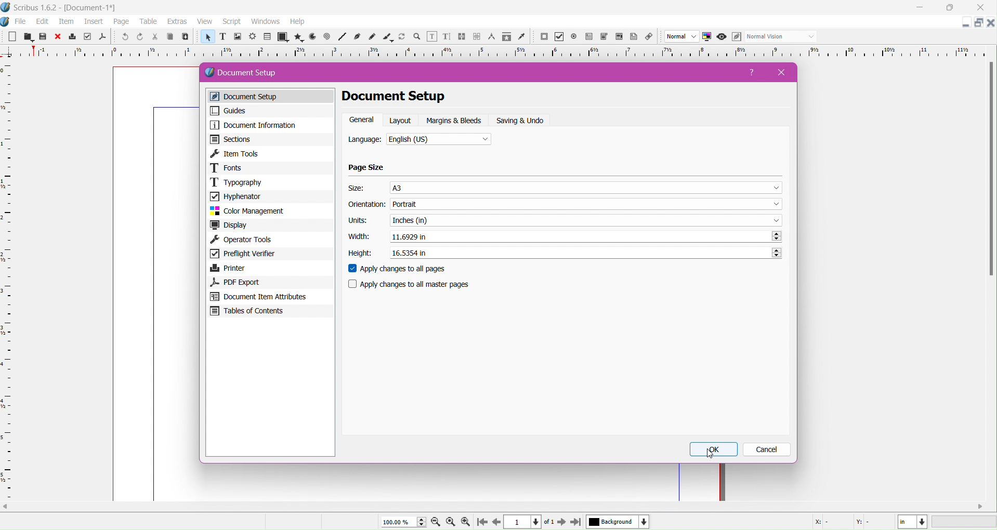 The image size is (997, 530). Describe the element at coordinates (753, 74) in the screenshot. I see `Help` at that location.